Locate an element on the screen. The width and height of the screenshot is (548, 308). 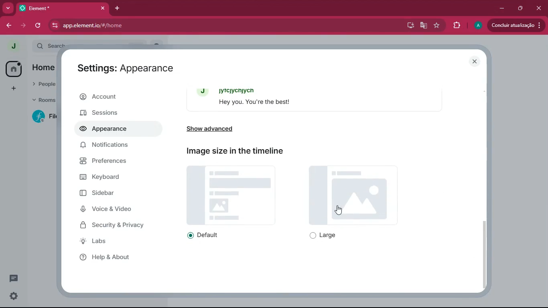
Image size in the timeline is located at coordinates (236, 151).